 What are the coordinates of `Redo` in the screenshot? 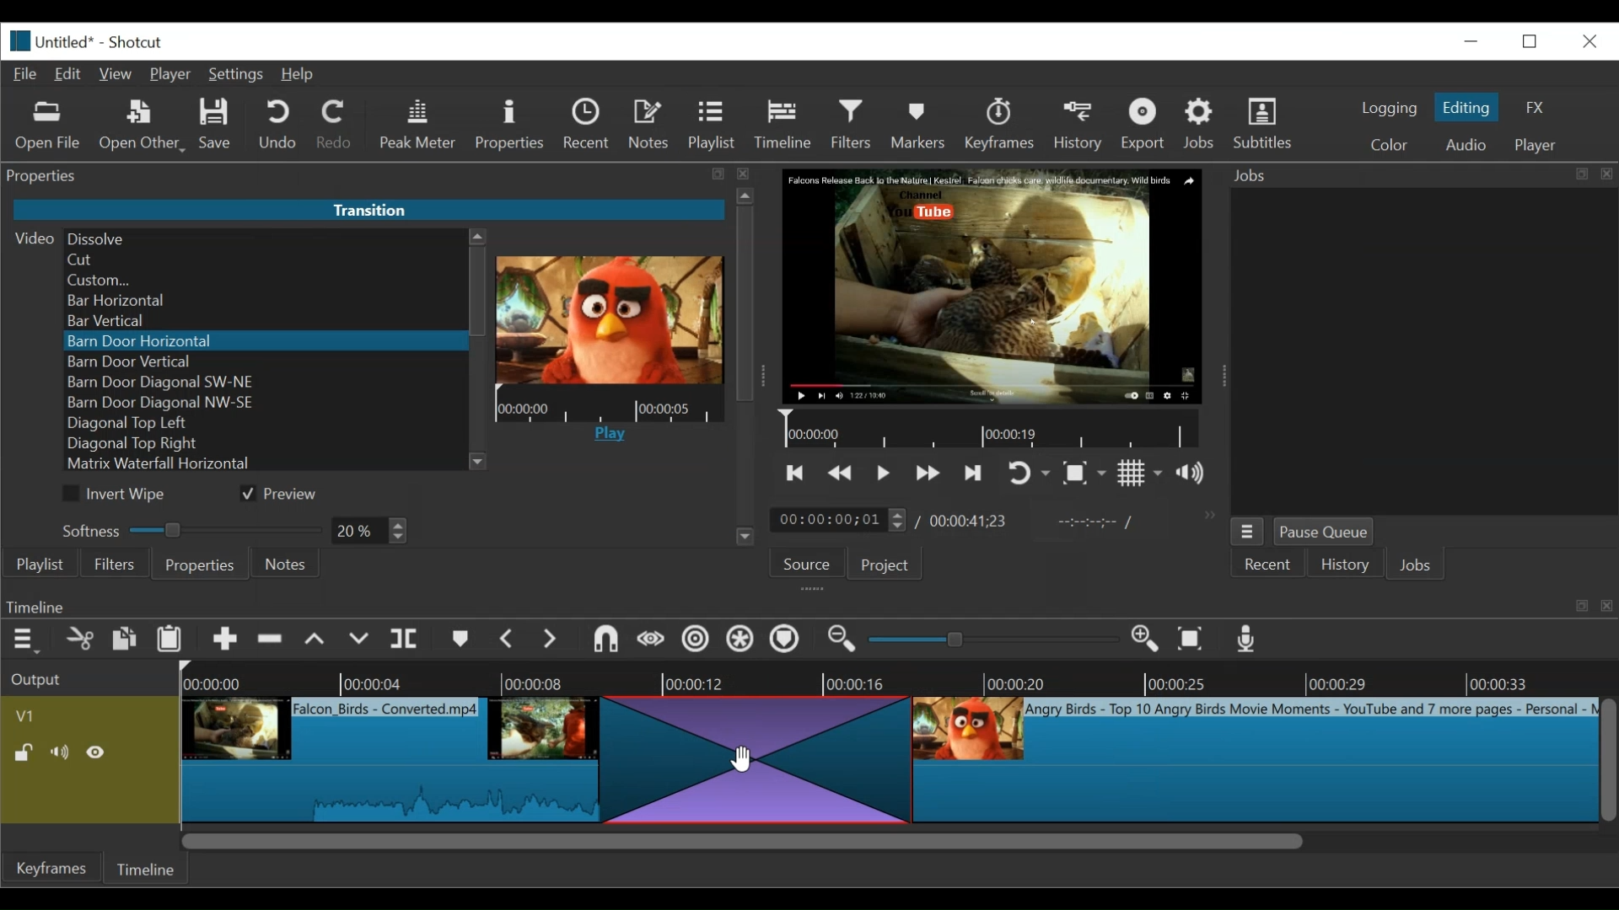 It's located at (337, 126).